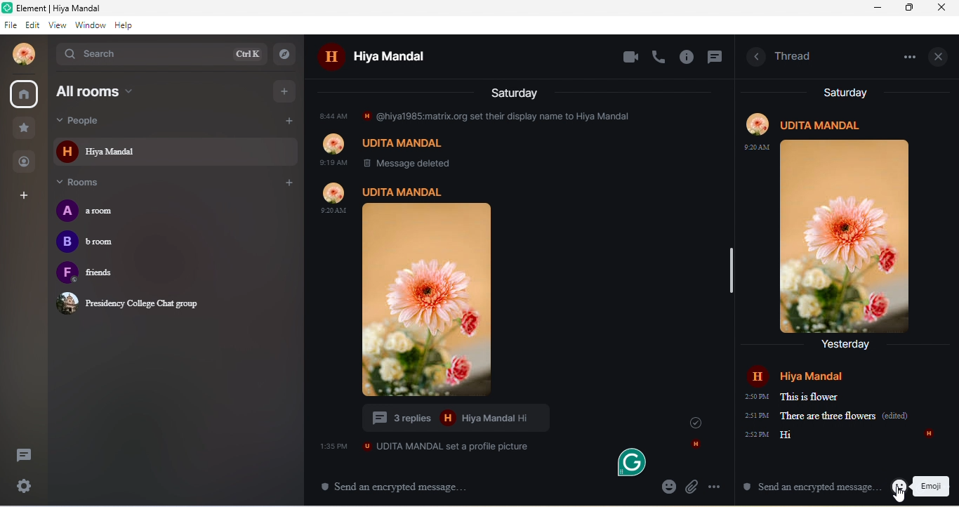 This screenshot has width=959, height=507. I want to click on Add room, so click(289, 182).